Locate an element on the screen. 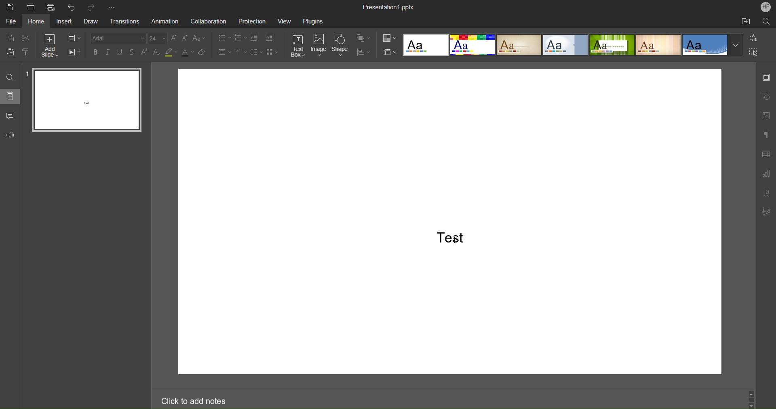  Numbered List is located at coordinates (240, 38).